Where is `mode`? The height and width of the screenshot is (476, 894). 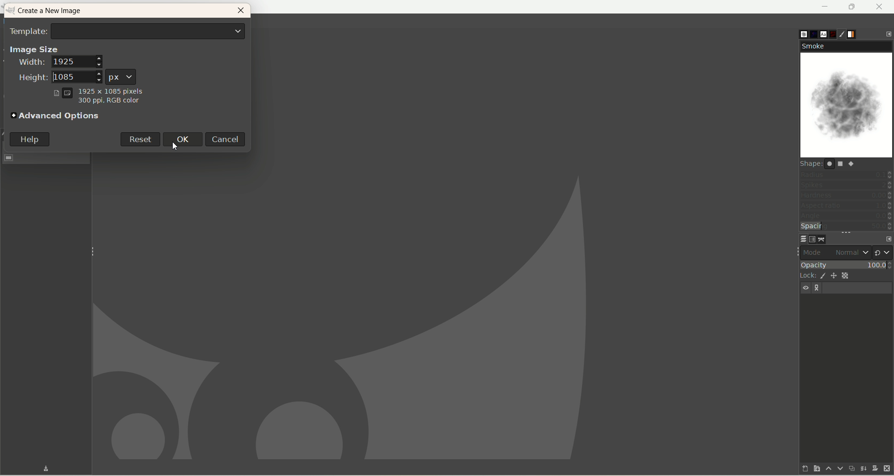 mode is located at coordinates (815, 252).